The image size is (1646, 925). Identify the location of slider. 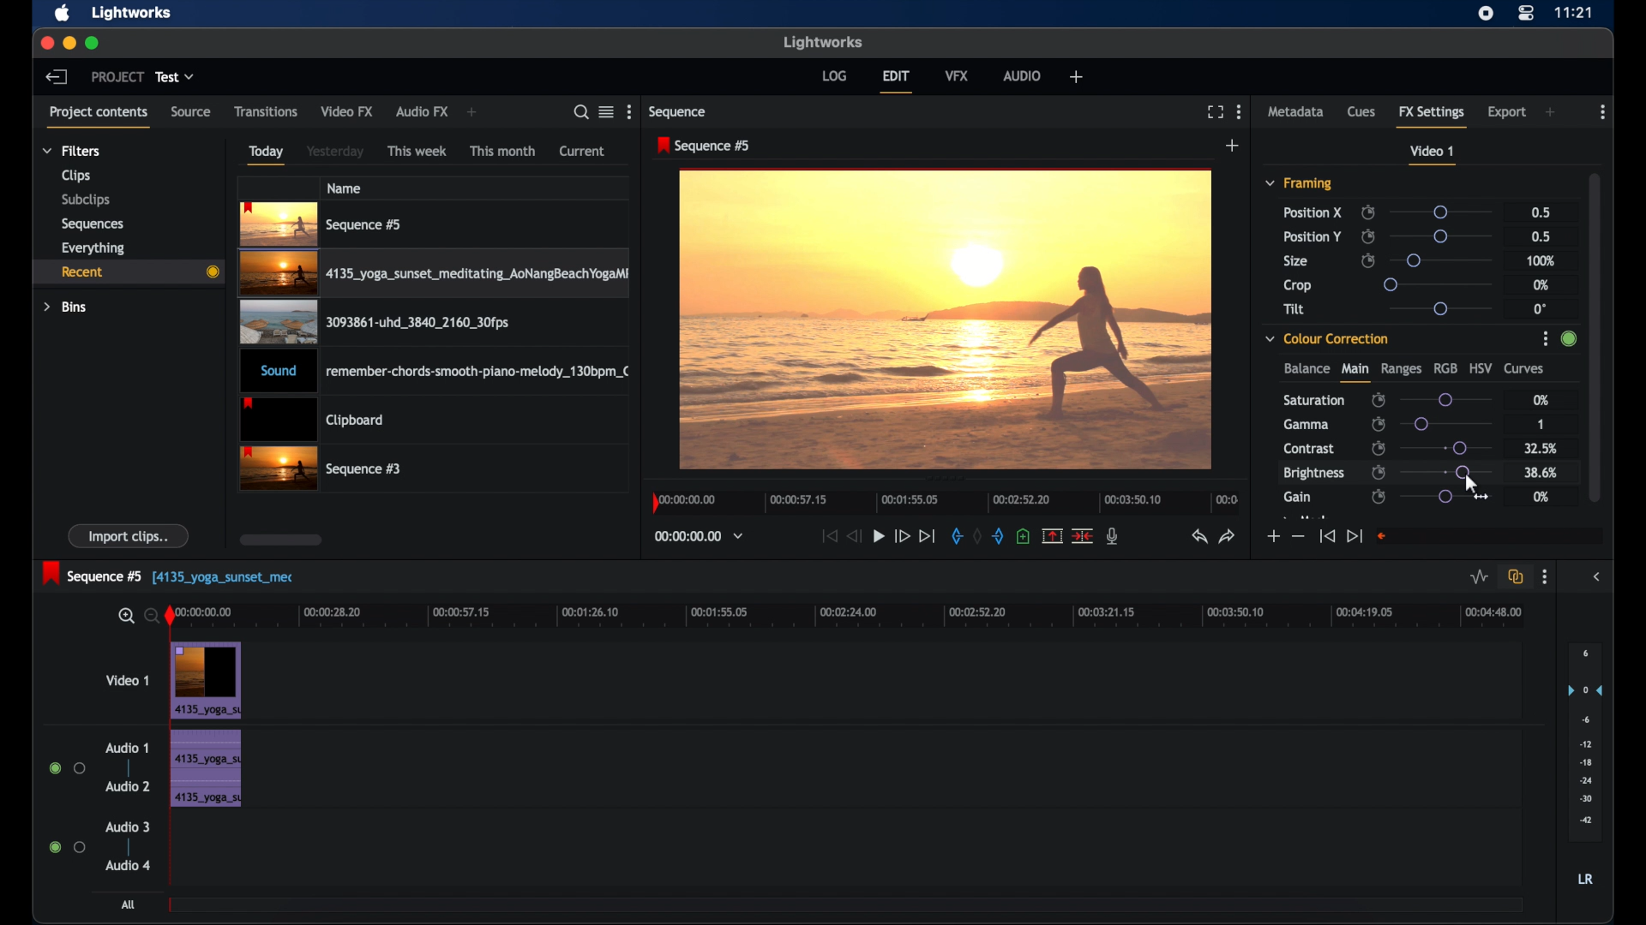
(1439, 308).